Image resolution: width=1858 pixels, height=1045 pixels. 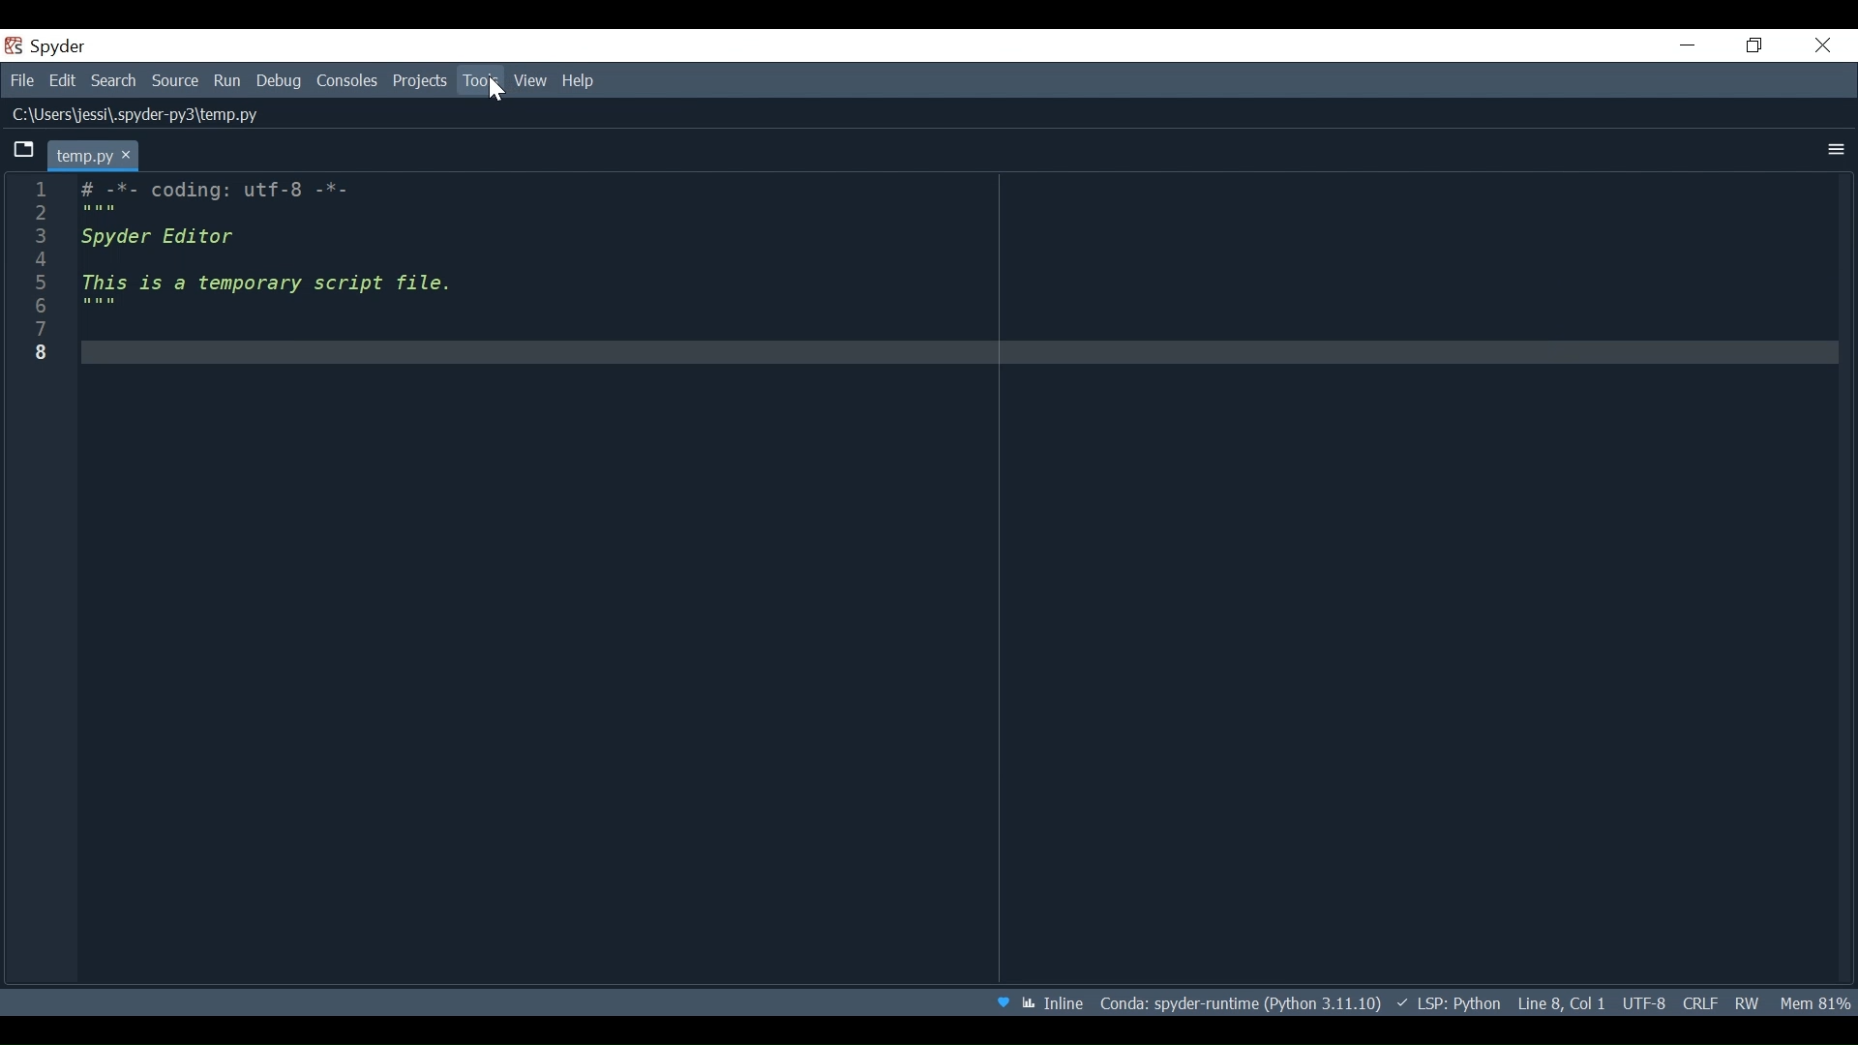 What do you see at coordinates (1747, 1000) in the screenshot?
I see `File Permission` at bounding box center [1747, 1000].